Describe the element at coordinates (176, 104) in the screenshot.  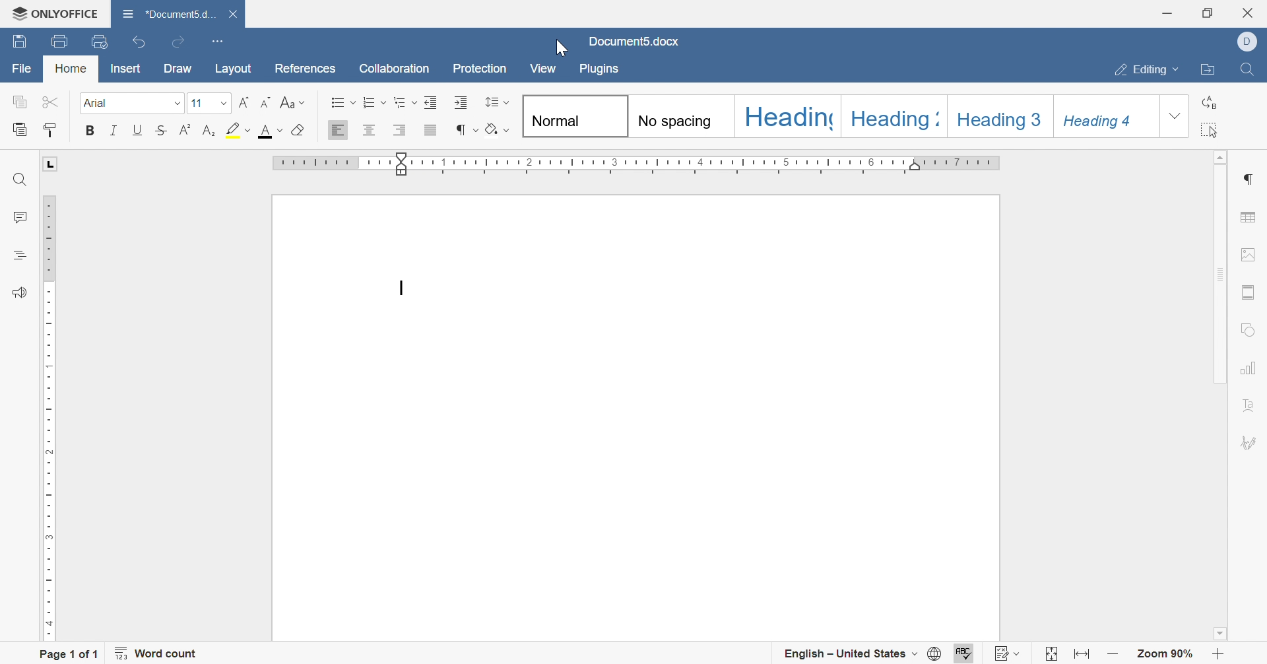
I see `drop down` at that location.